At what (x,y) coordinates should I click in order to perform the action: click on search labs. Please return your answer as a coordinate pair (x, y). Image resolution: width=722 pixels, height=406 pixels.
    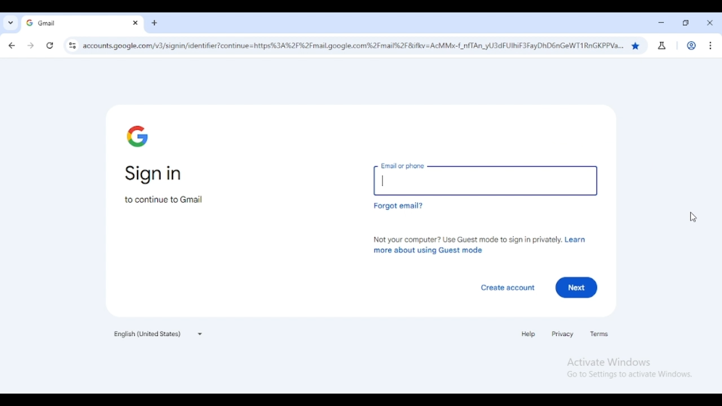
    Looking at the image, I should click on (662, 46).